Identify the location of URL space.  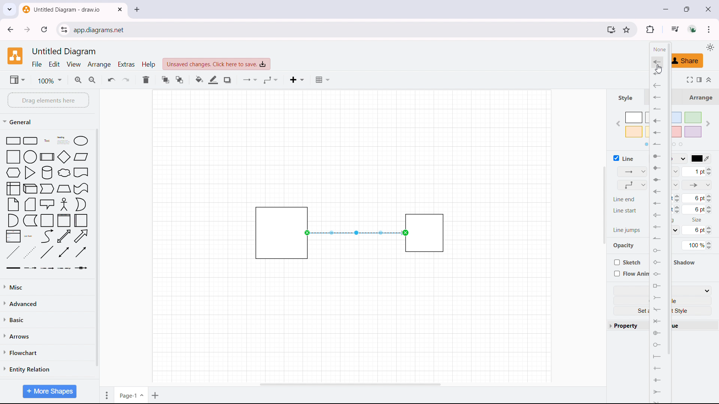
(337, 29).